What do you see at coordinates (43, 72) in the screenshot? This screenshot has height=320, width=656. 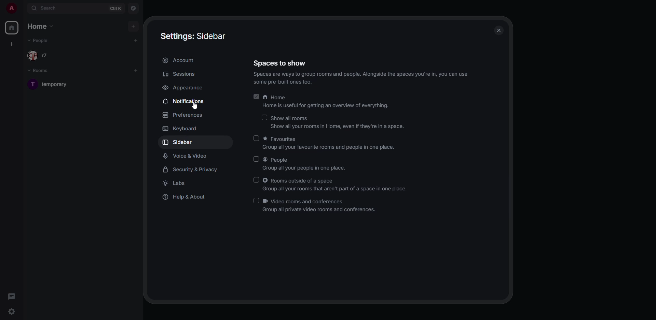 I see `rooms` at bounding box center [43, 72].